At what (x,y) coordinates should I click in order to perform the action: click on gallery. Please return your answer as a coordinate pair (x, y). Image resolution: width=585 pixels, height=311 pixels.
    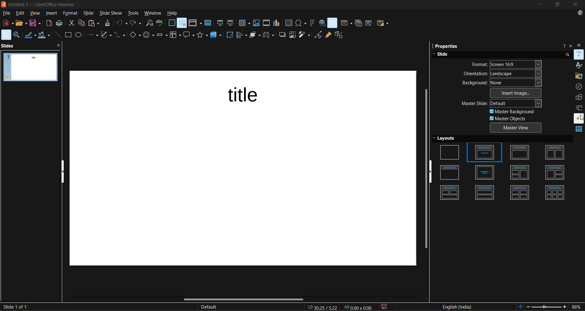
    Looking at the image, I should click on (579, 76).